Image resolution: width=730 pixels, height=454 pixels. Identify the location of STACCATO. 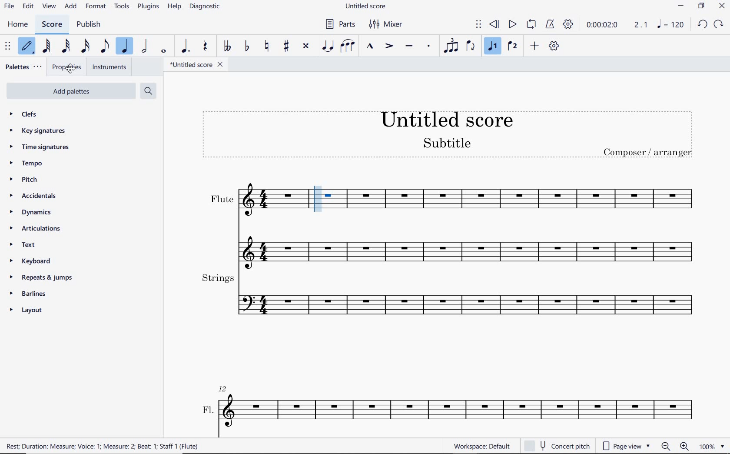
(429, 47).